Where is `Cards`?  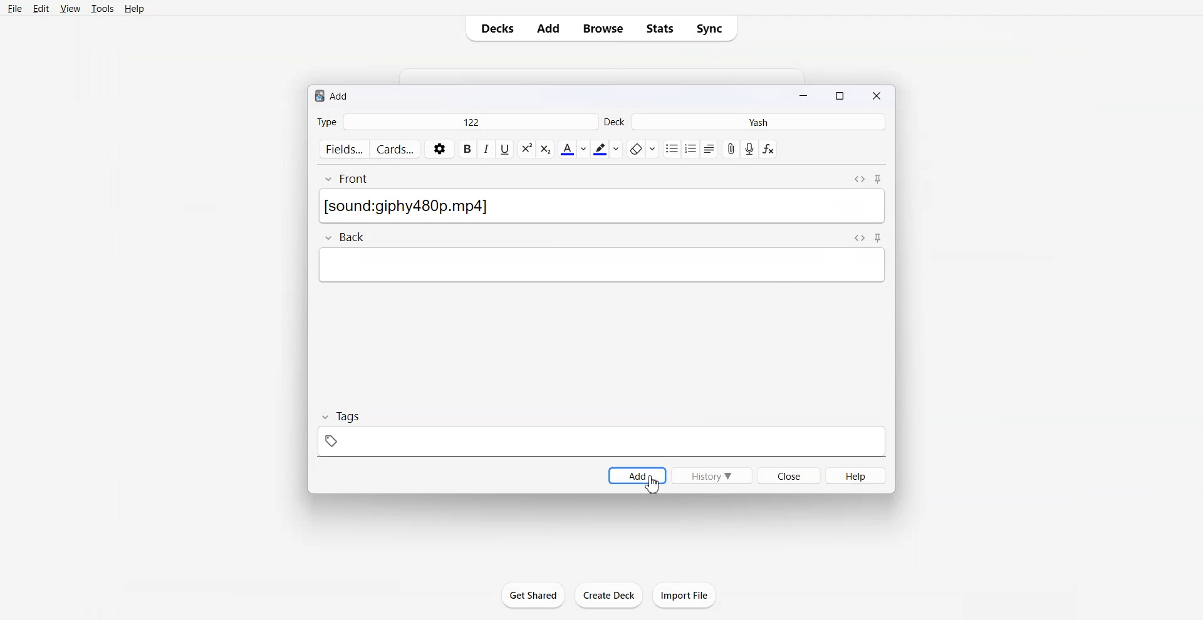 Cards is located at coordinates (396, 149).